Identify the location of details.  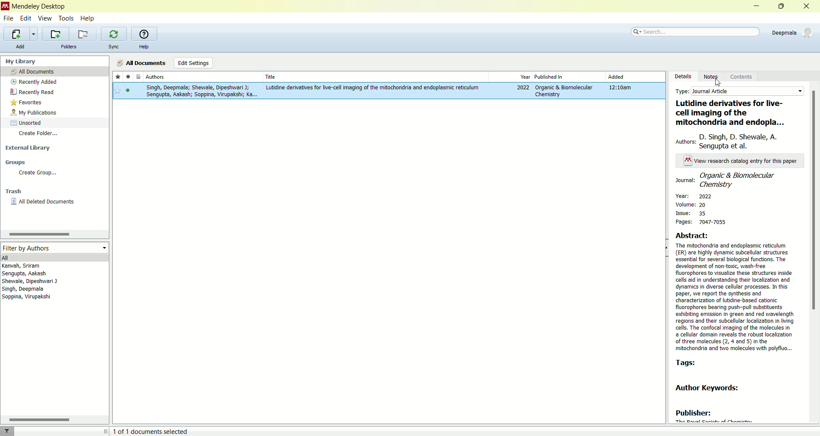
(681, 76).